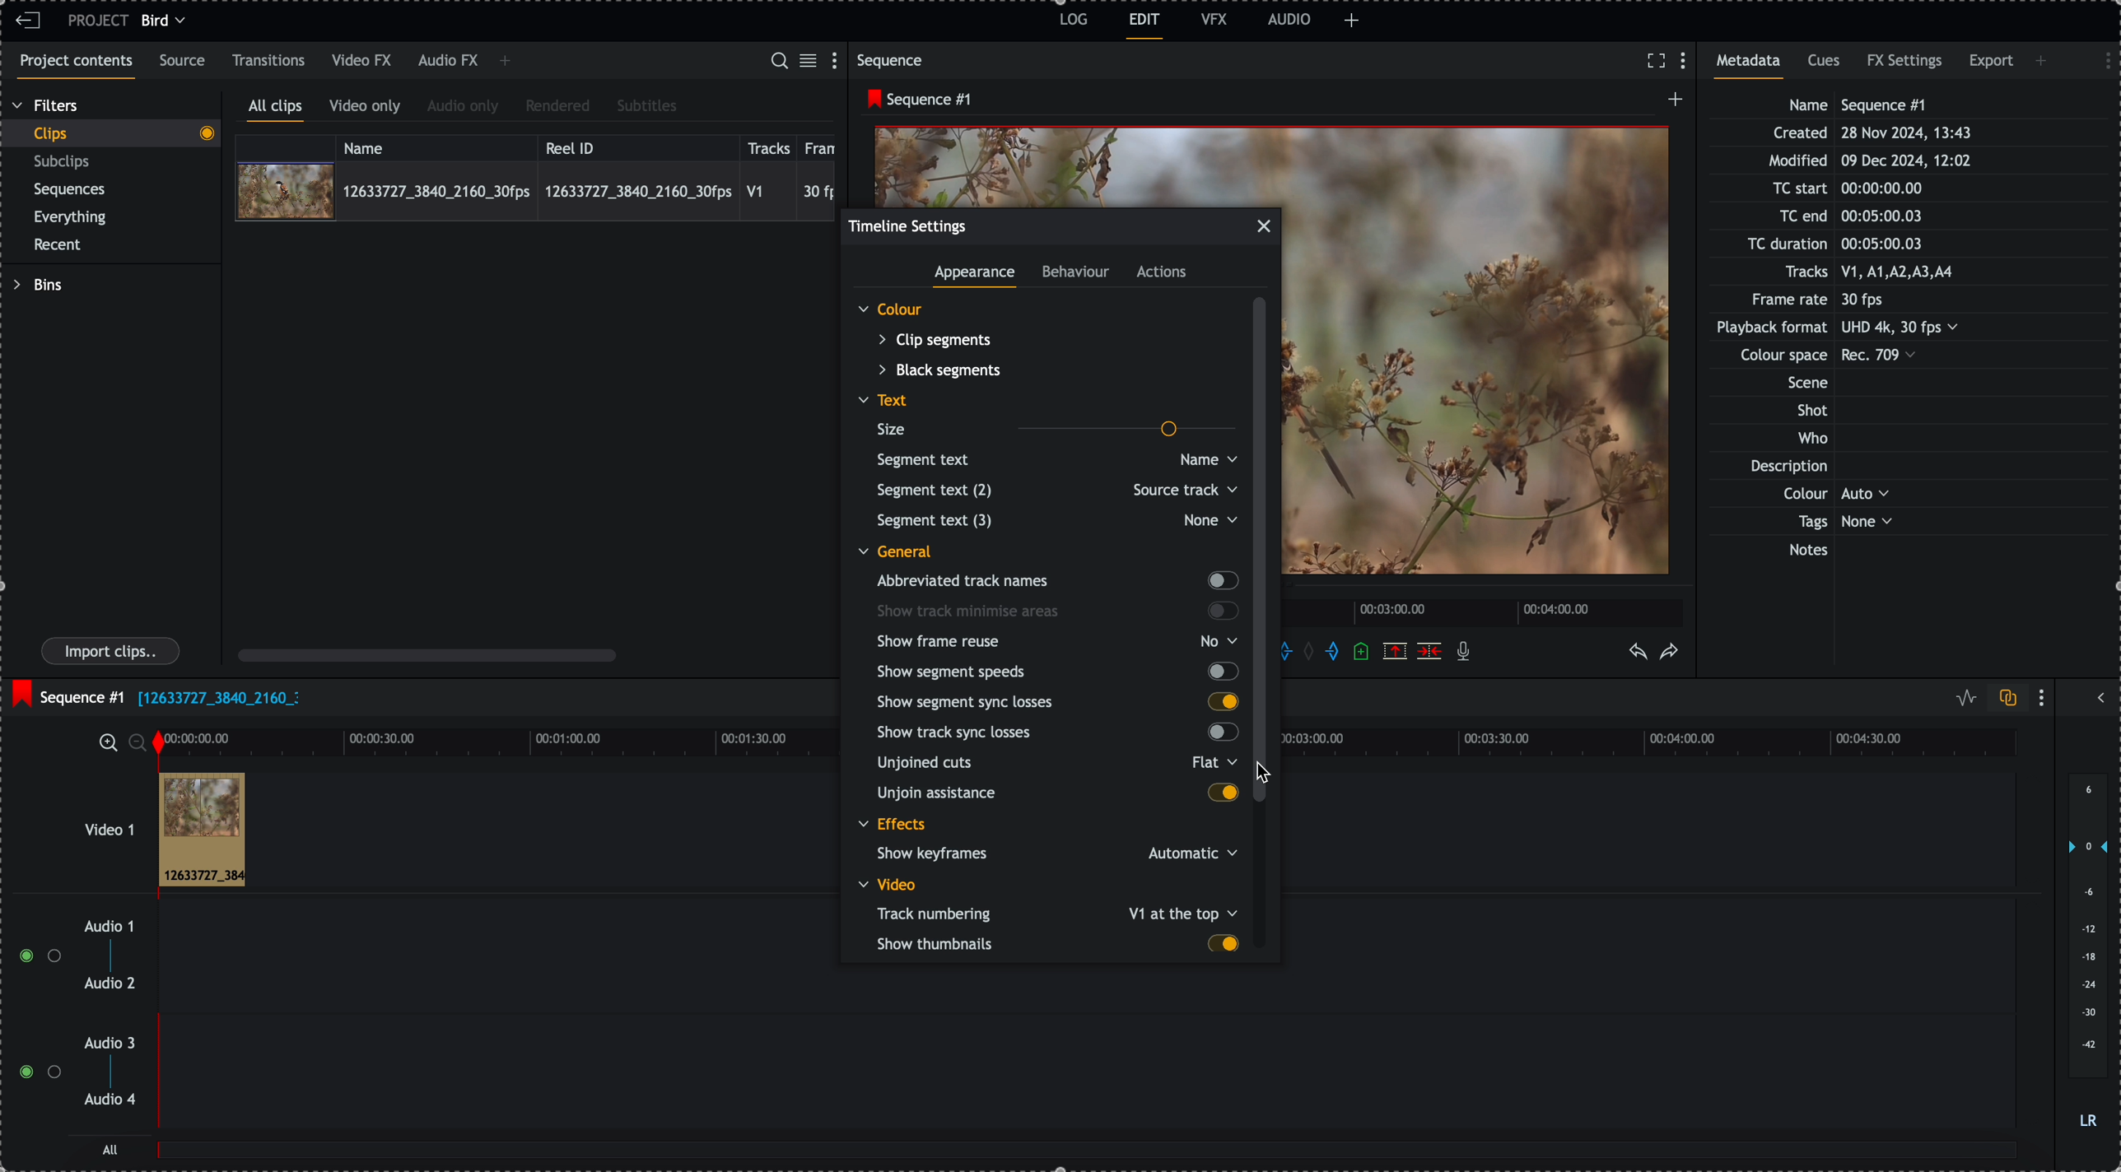 The width and height of the screenshot is (2121, 1172). Describe the element at coordinates (1056, 672) in the screenshot. I see `show segment speeds` at that location.